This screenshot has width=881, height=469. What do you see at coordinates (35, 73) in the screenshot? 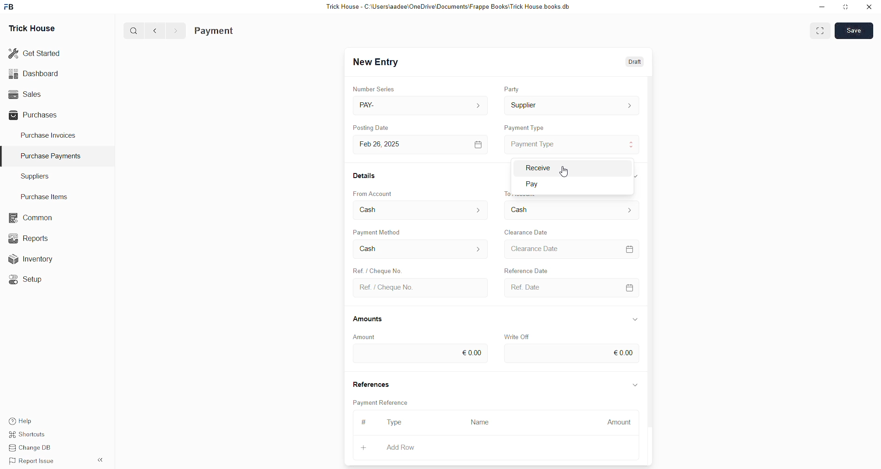
I see `Dashboard` at bounding box center [35, 73].